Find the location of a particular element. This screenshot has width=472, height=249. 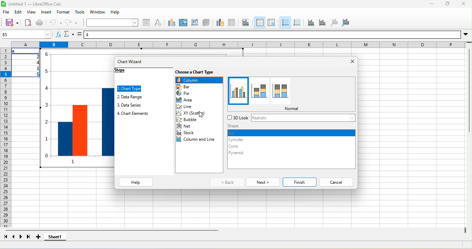

chart element is located at coordinates (133, 113).